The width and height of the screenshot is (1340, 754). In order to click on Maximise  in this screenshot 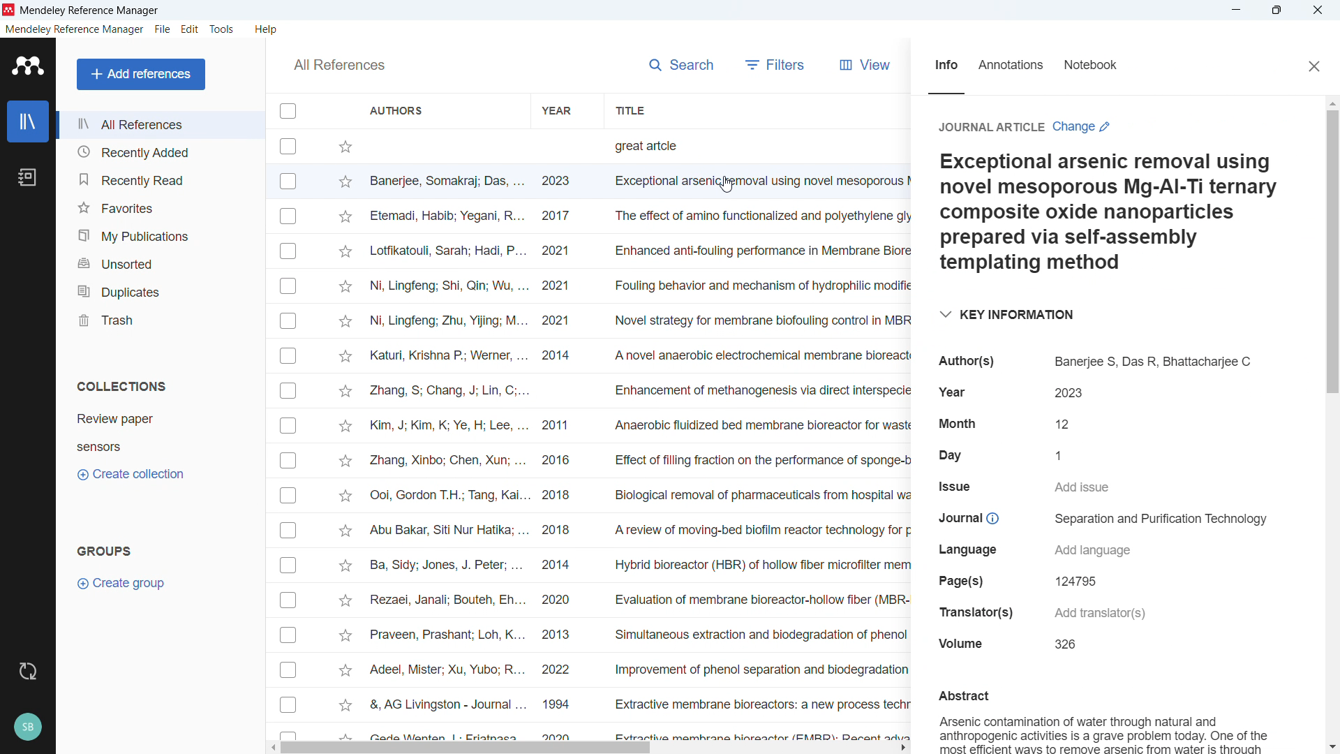, I will do `click(1276, 10)`.